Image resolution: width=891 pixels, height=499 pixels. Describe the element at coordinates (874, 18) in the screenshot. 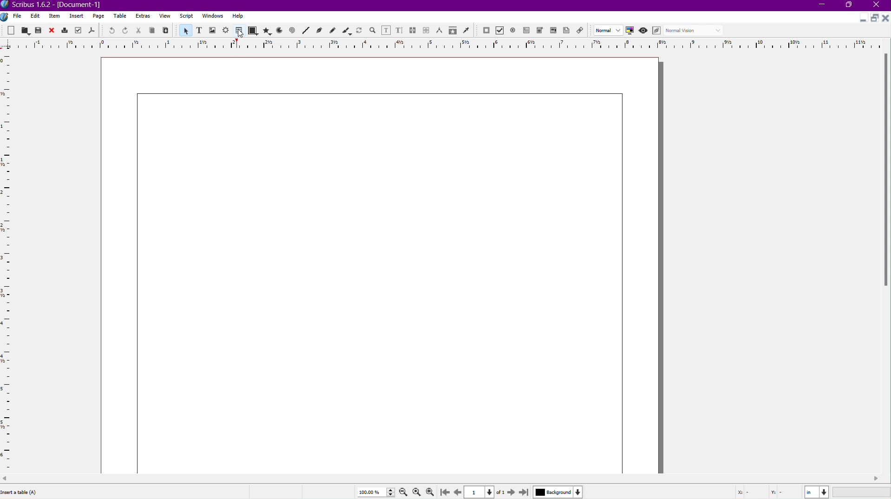

I see `Maximize` at that location.